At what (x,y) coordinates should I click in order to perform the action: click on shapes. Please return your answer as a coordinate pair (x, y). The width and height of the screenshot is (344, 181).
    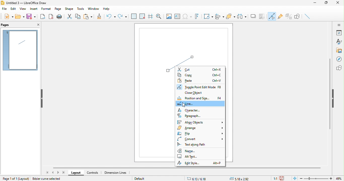
    Looking at the image, I should click on (339, 68).